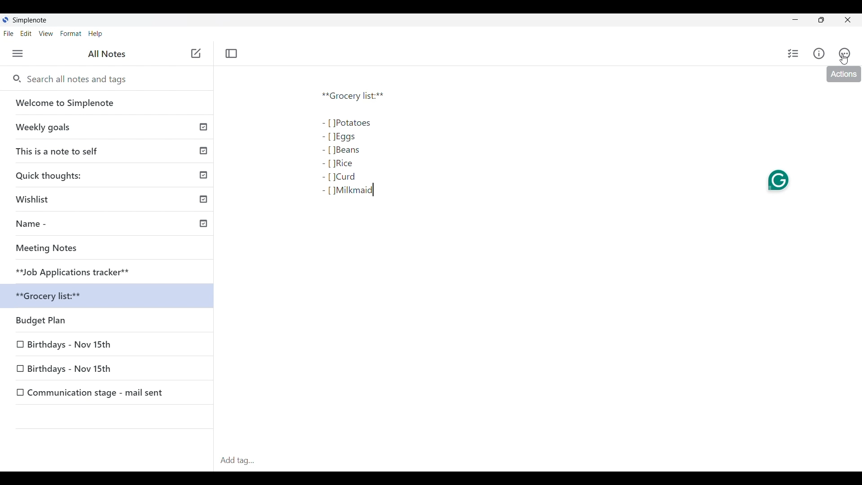 This screenshot has height=485, width=862. I want to click on Search all notes and tags, so click(75, 79).